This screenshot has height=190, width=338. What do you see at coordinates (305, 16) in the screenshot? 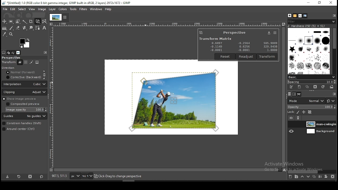
I see `document history` at bounding box center [305, 16].